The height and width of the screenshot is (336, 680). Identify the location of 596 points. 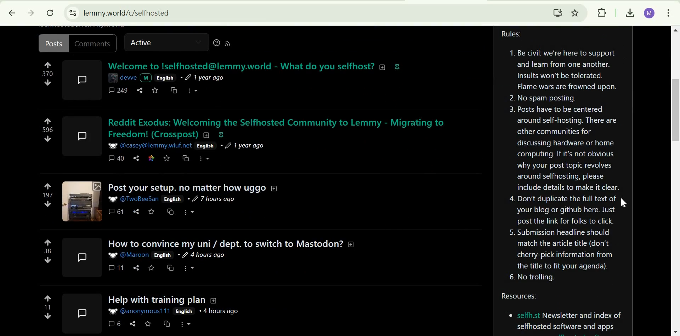
(49, 130).